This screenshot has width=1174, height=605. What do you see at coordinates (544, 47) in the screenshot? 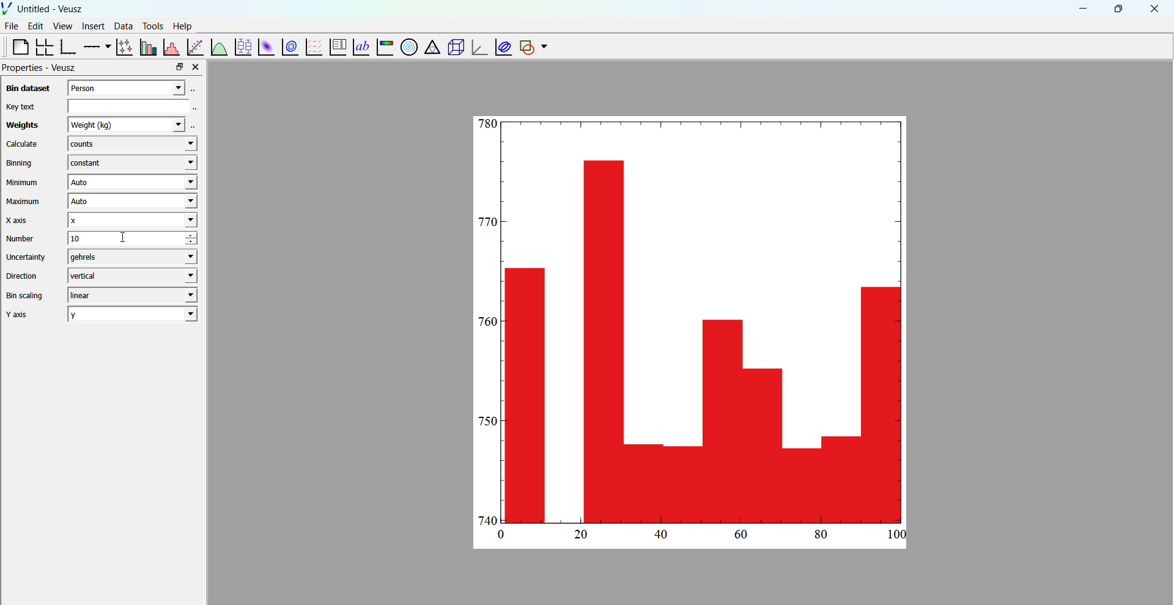
I see `dropdown` at bounding box center [544, 47].